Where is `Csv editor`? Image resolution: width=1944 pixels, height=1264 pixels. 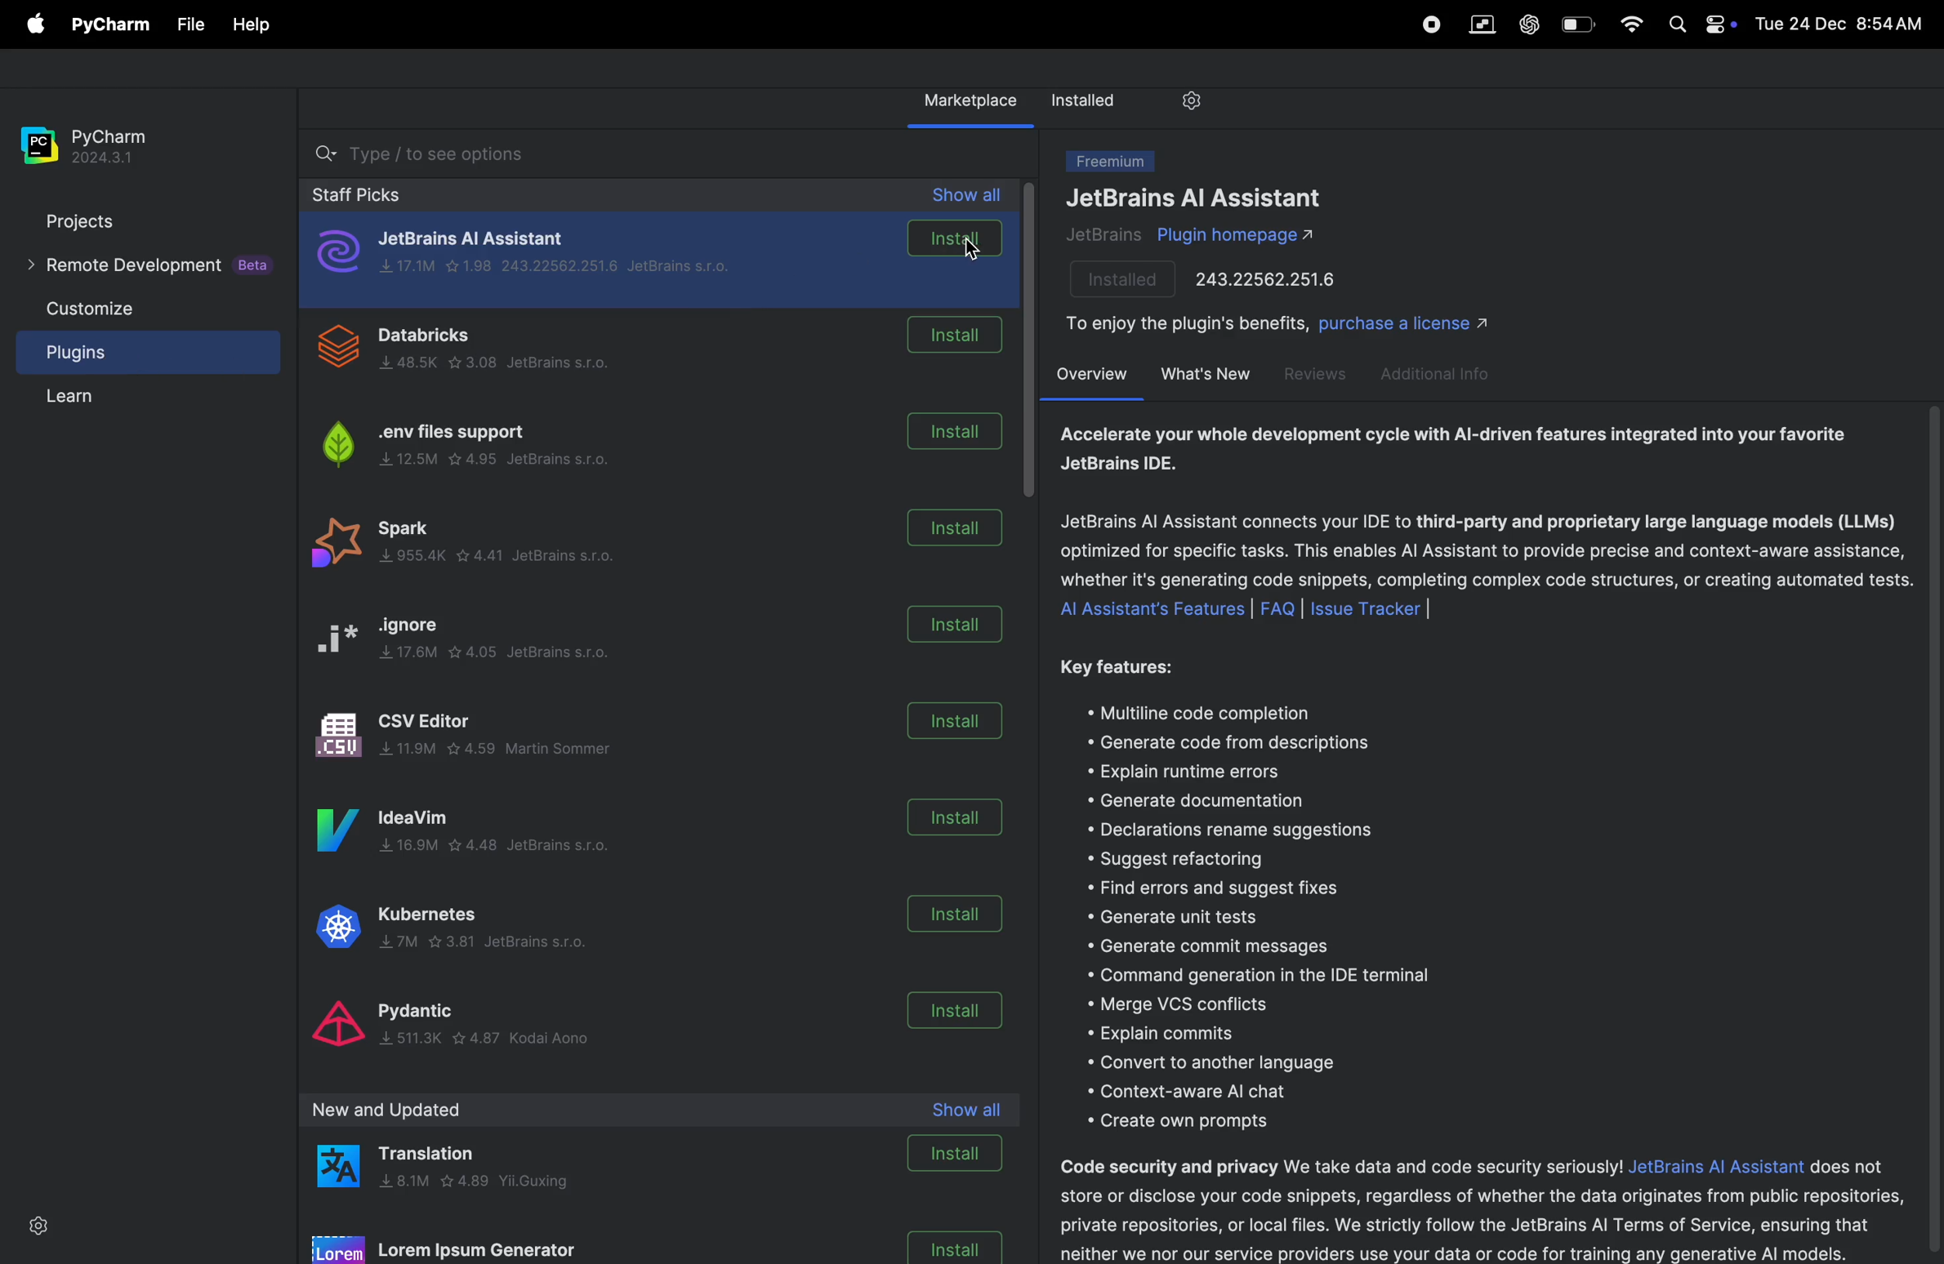
Csv editor is located at coordinates (470, 738).